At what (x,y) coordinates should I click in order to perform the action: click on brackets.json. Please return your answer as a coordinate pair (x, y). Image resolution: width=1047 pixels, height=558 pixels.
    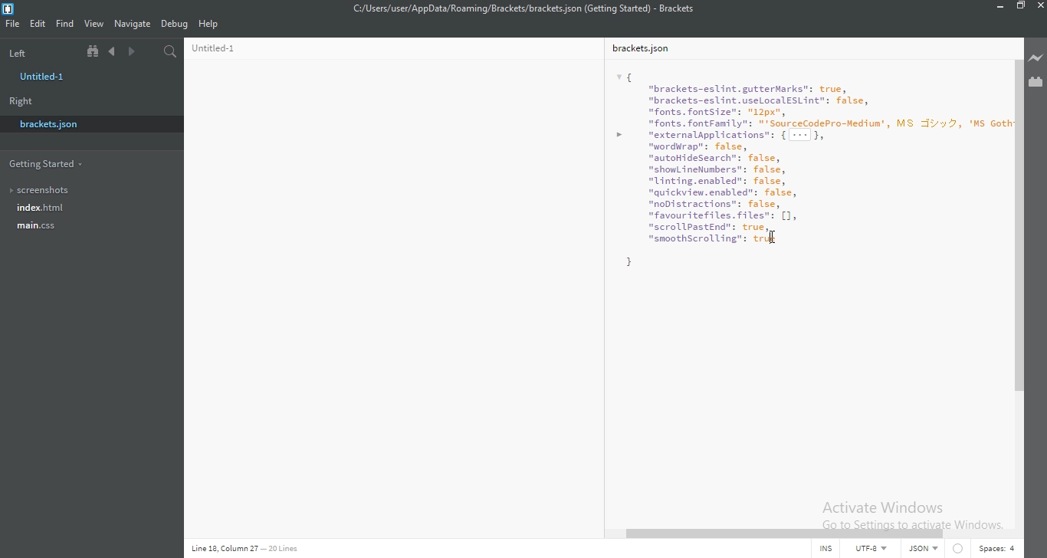
    Looking at the image, I should click on (78, 124).